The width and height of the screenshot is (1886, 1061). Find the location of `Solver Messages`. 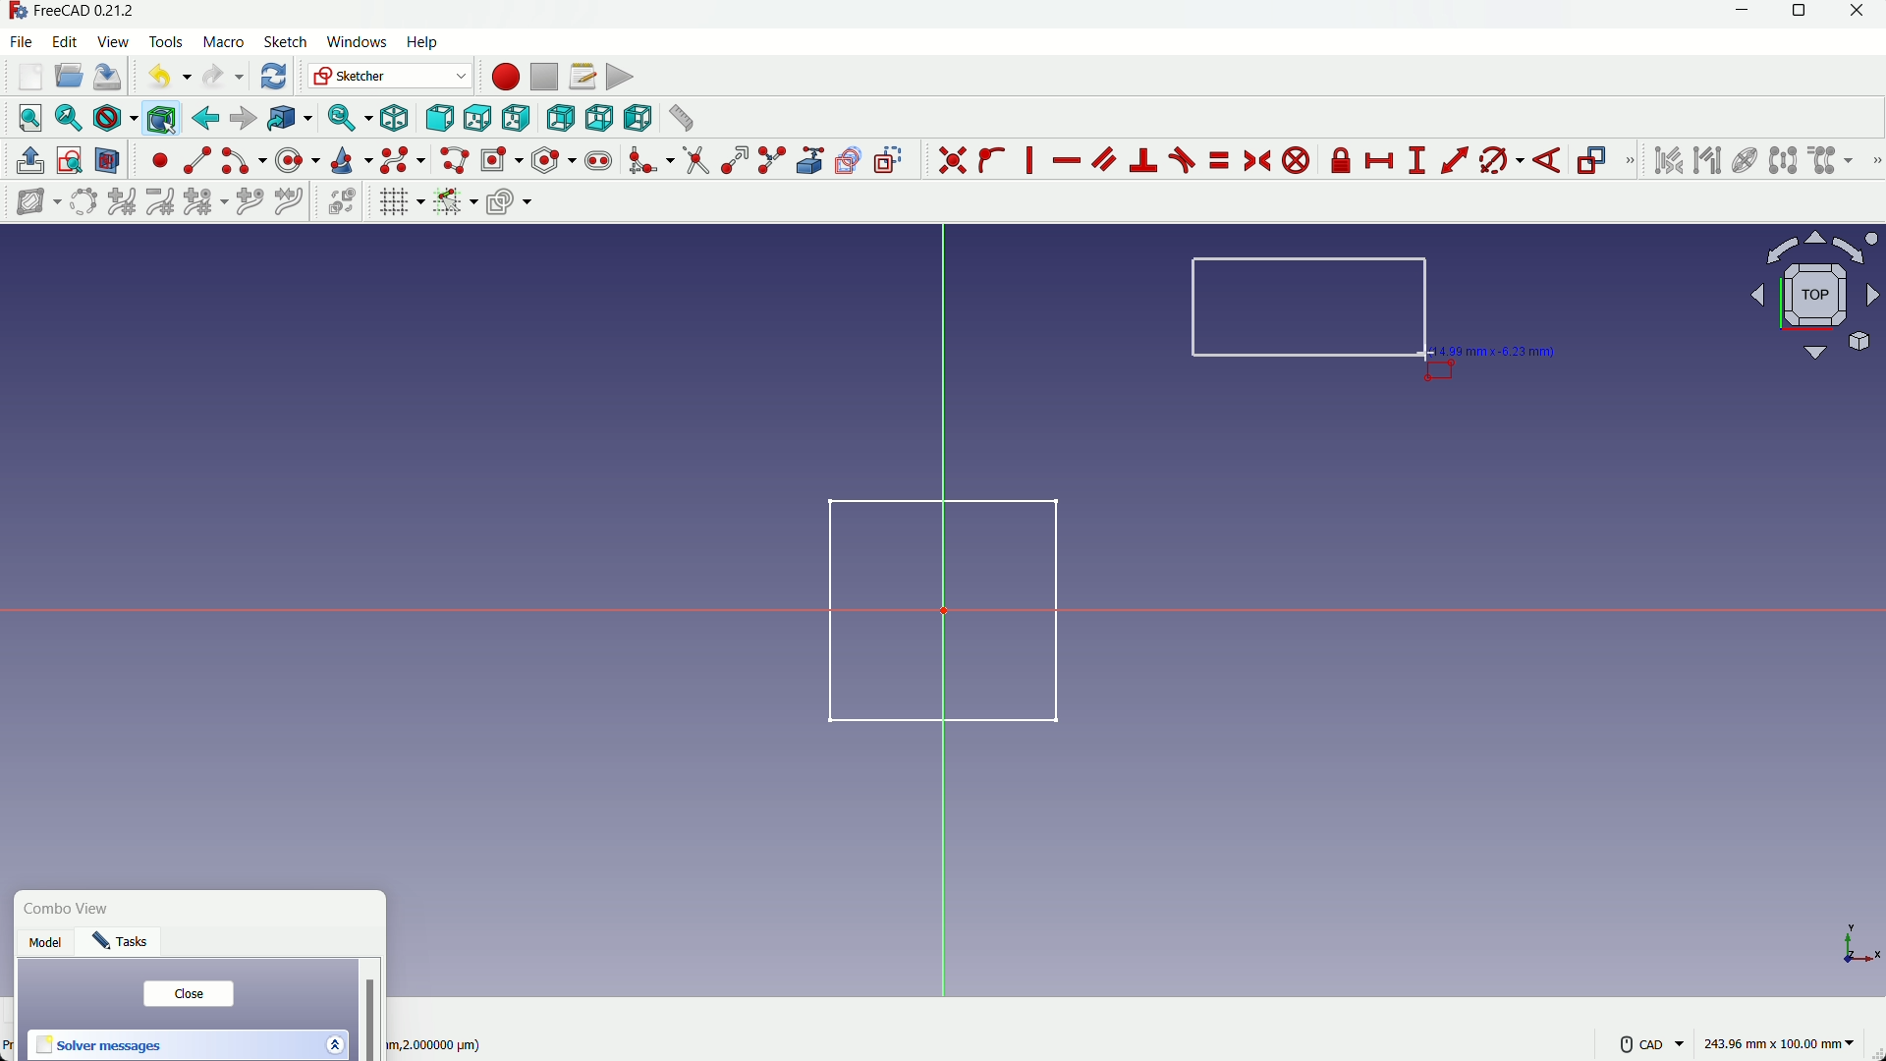

Solver Messages is located at coordinates (100, 1046).